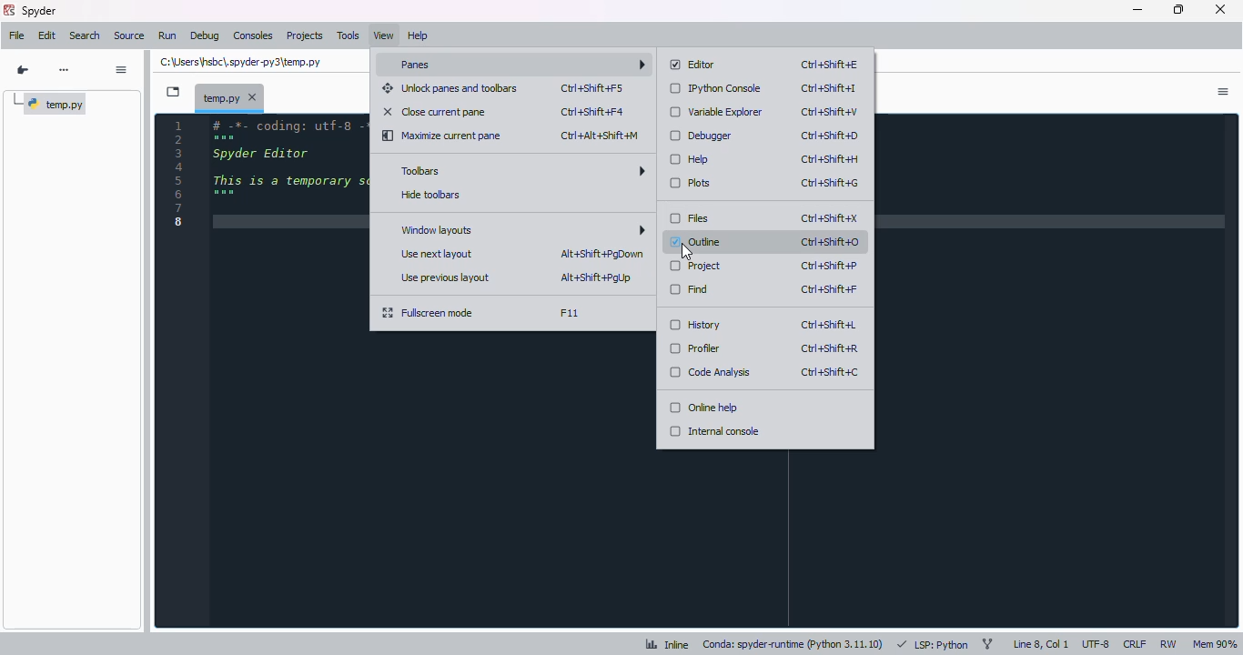  What do you see at coordinates (668, 644) in the screenshot?
I see `inline` at bounding box center [668, 644].